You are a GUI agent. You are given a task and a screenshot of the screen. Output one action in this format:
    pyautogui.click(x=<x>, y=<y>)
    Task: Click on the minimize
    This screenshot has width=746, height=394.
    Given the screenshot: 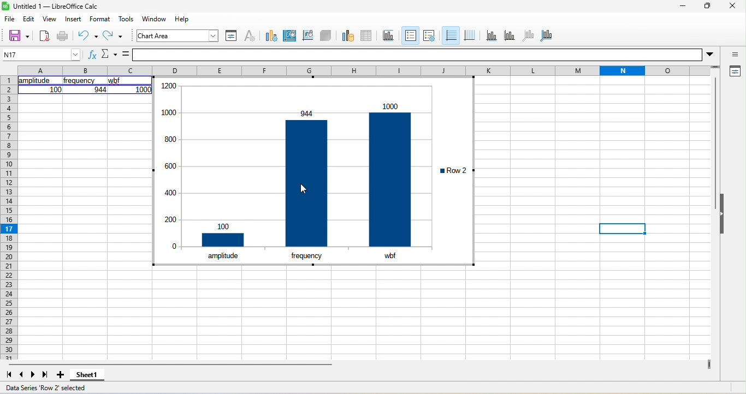 What is the action you would take?
    pyautogui.click(x=682, y=5)
    